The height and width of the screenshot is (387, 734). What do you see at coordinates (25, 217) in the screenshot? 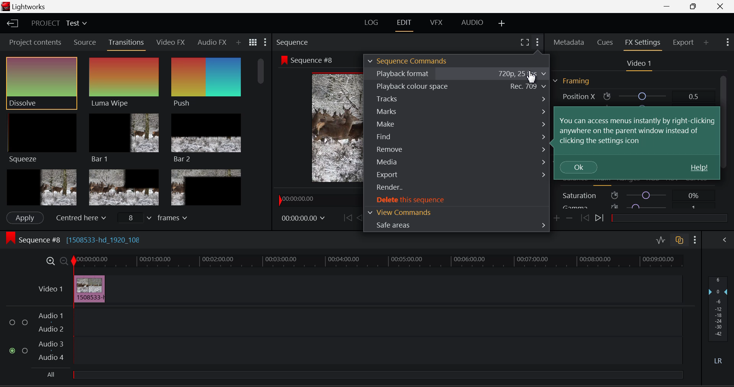
I see `Apply` at bounding box center [25, 217].